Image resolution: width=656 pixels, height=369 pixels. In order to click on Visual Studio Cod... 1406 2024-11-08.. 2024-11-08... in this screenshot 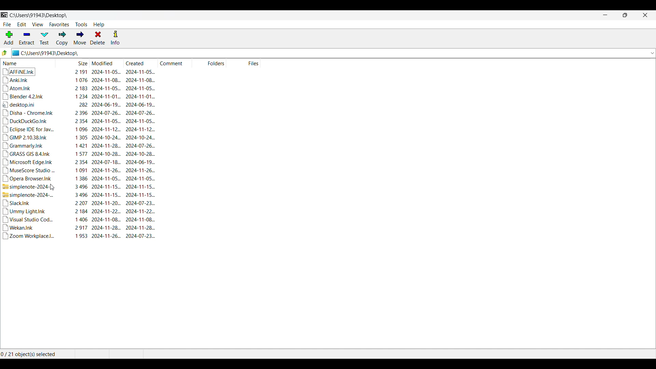, I will do `click(81, 219)`.